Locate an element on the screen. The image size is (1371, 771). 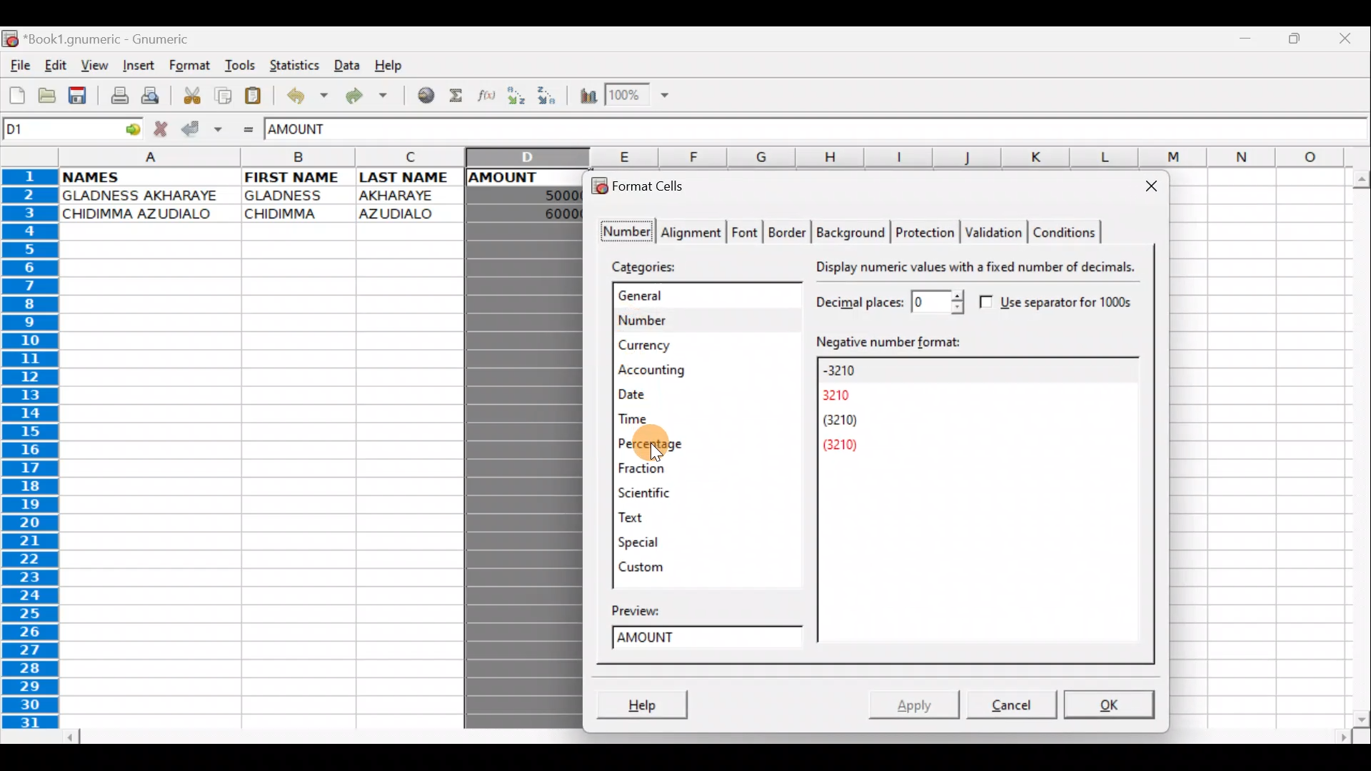
Print preview is located at coordinates (153, 95).